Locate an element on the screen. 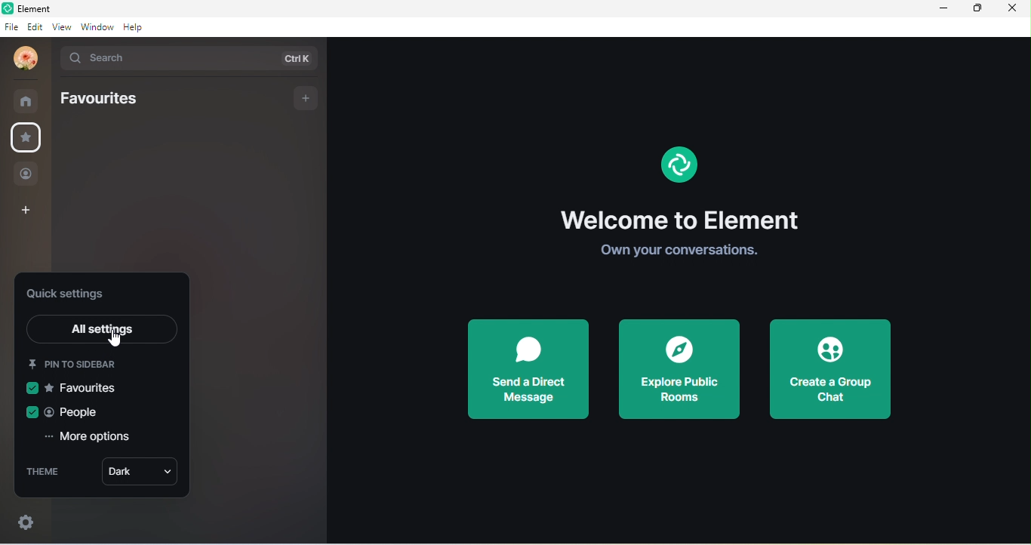 The width and height of the screenshot is (1031, 545). more options is located at coordinates (94, 436).